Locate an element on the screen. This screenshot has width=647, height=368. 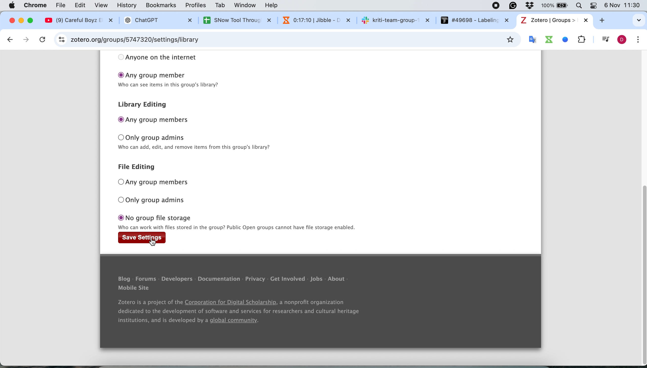
# #49698 - Labelin: x is located at coordinates (475, 20).